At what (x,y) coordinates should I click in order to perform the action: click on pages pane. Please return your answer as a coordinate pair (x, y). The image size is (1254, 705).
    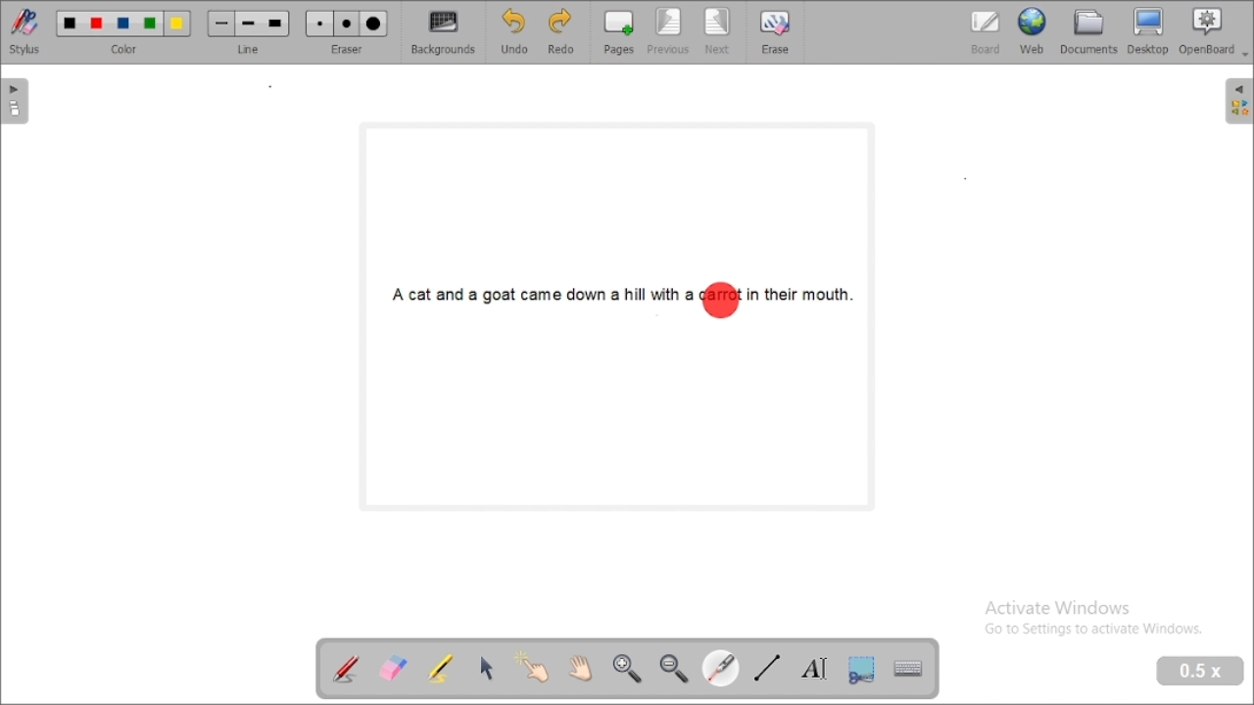
    Looking at the image, I should click on (18, 101).